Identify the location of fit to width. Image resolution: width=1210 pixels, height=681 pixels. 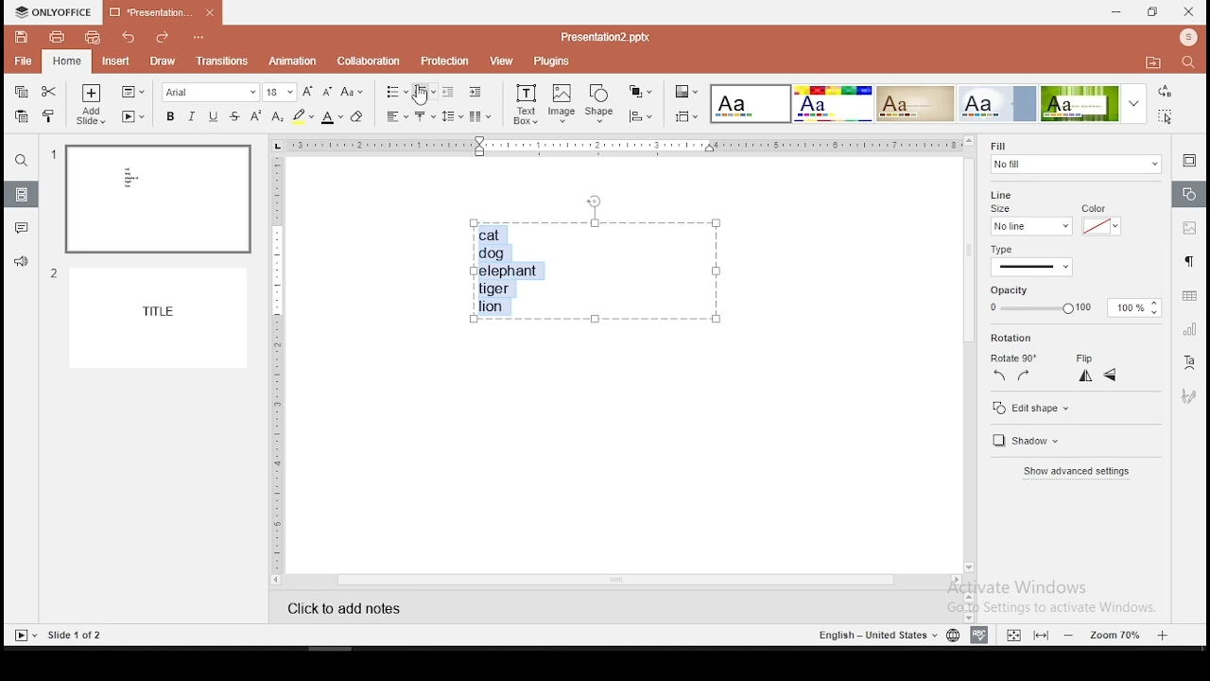
(1011, 634).